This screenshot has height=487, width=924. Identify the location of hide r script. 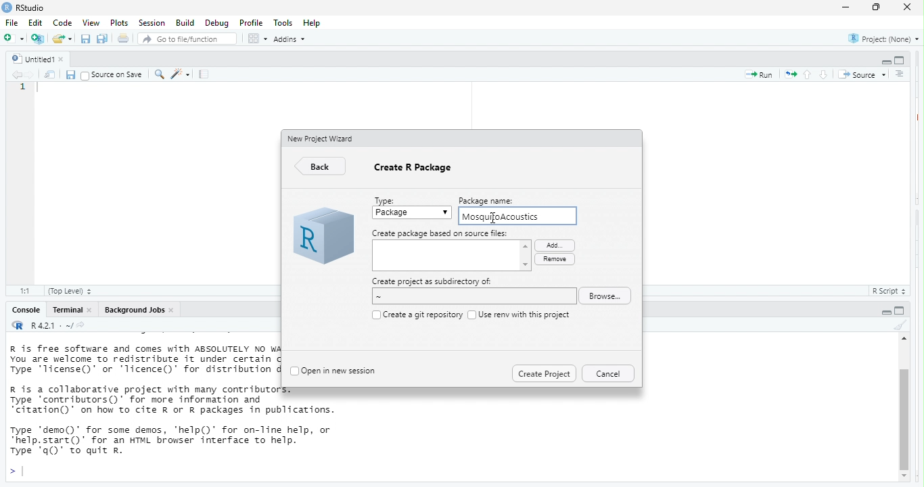
(883, 312).